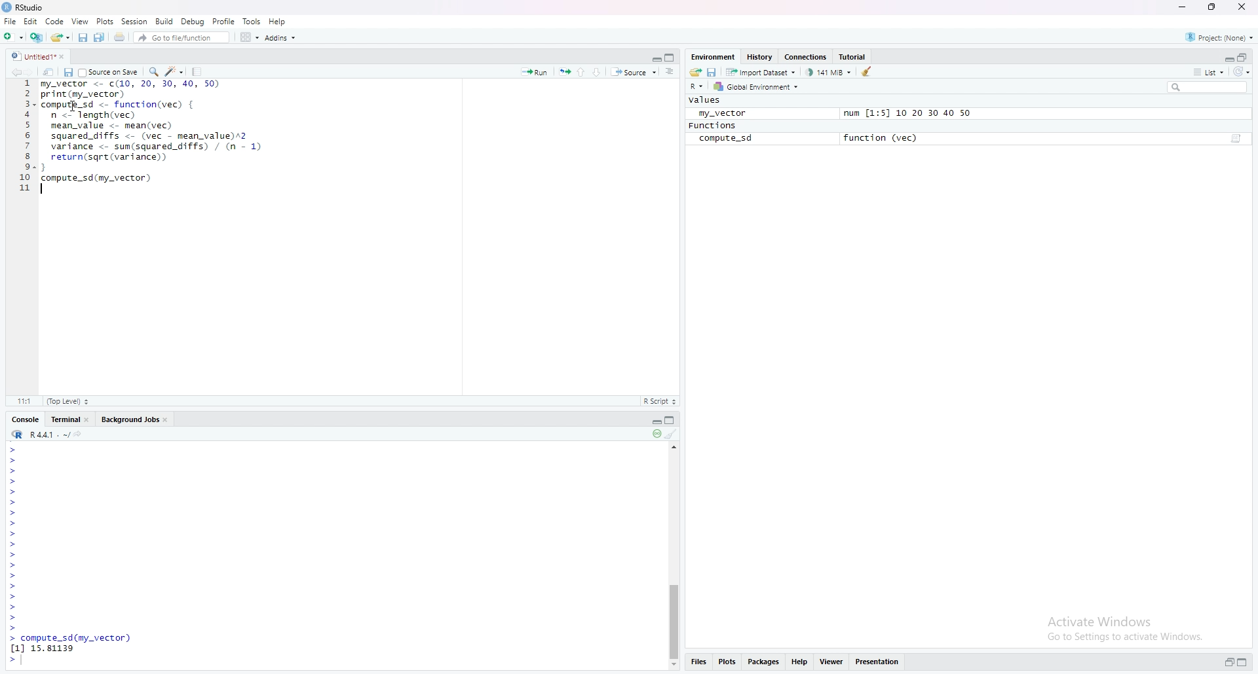 This screenshot has height=674, width=1258. What do you see at coordinates (35, 36) in the screenshot?
I see `Create a project` at bounding box center [35, 36].